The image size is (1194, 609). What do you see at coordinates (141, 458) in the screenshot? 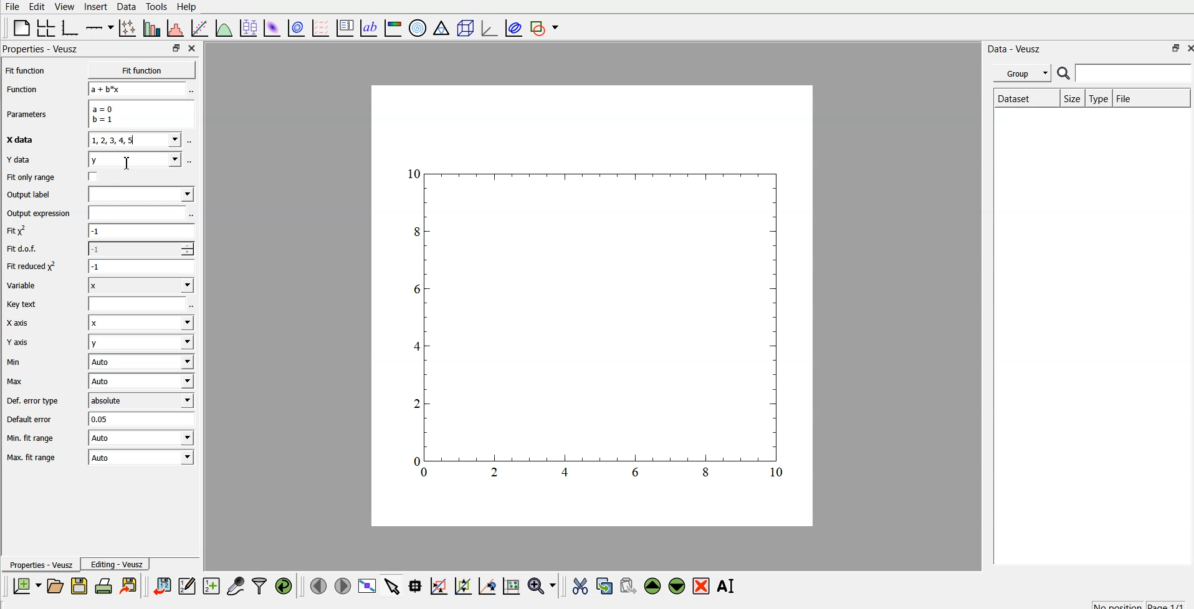
I see `Auto` at bounding box center [141, 458].